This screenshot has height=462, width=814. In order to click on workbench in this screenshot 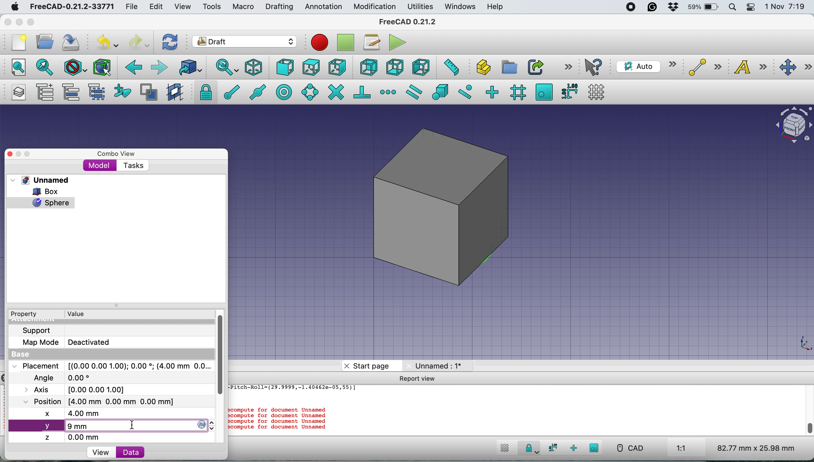, I will do `click(245, 43)`.